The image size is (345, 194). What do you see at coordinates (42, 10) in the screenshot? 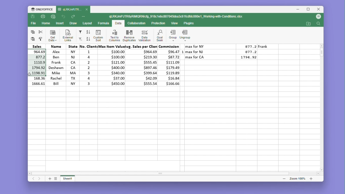
I see `Only office logo` at bounding box center [42, 10].